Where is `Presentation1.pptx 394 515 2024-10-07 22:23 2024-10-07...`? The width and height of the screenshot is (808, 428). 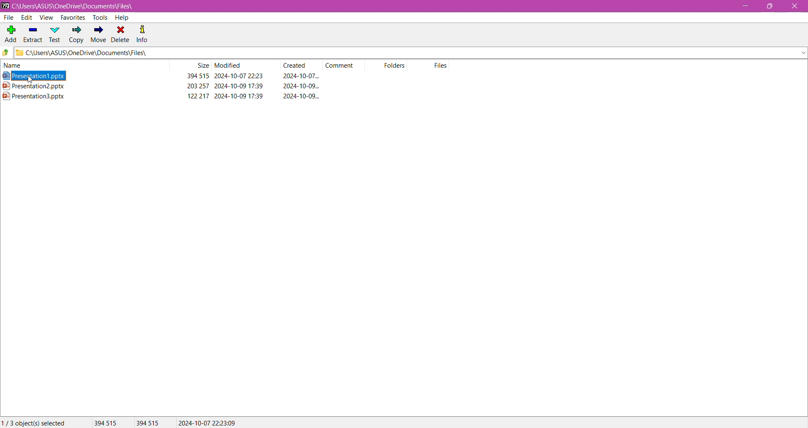 Presentation1.pptx 394 515 2024-10-07 22:23 2024-10-07... is located at coordinates (165, 76).